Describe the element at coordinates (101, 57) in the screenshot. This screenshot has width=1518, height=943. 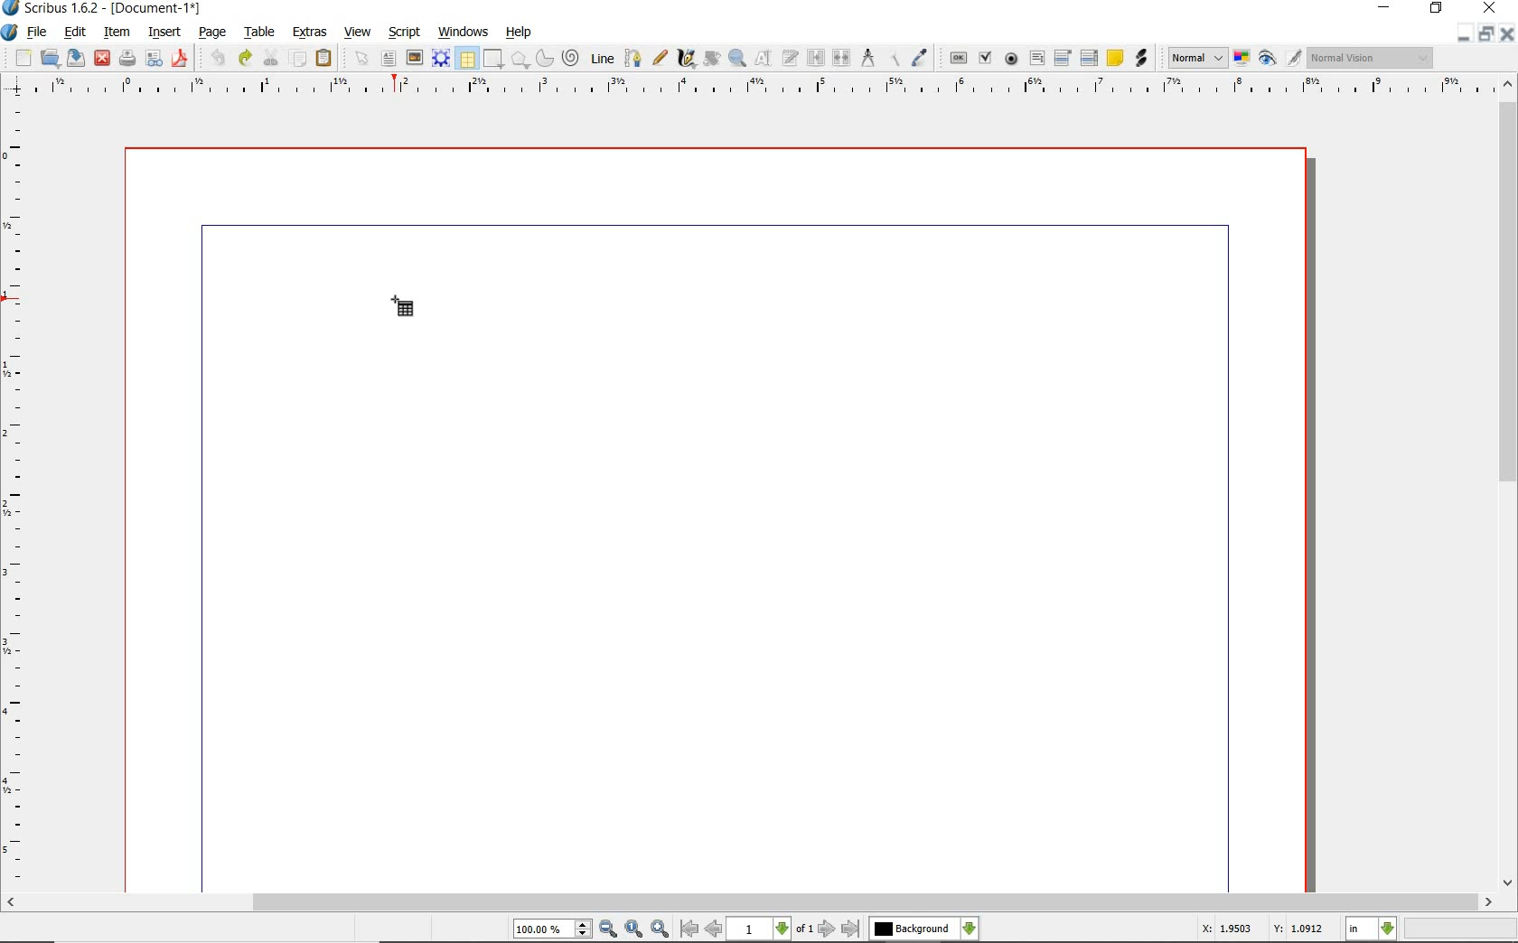
I see `close` at that location.